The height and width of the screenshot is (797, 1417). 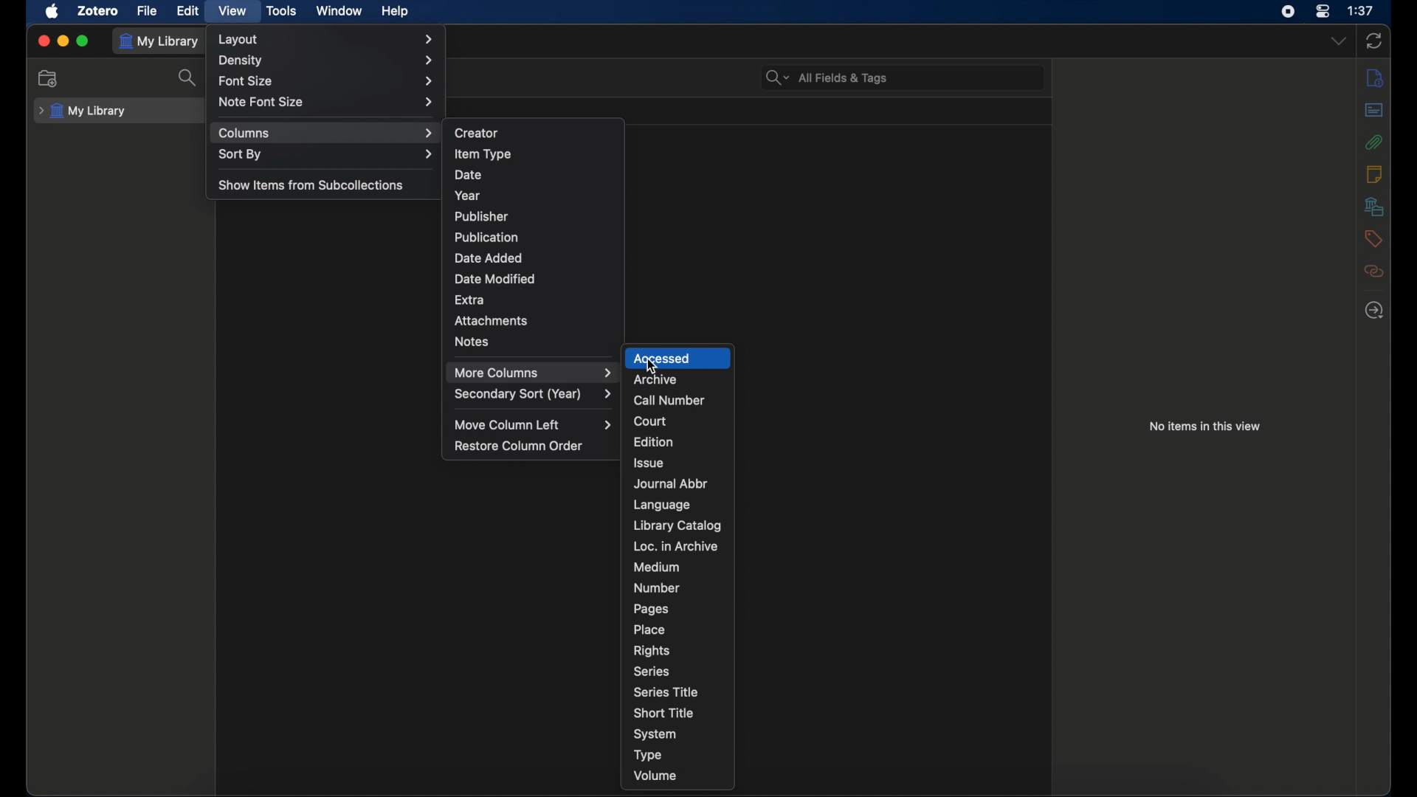 I want to click on maximize, so click(x=84, y=41).